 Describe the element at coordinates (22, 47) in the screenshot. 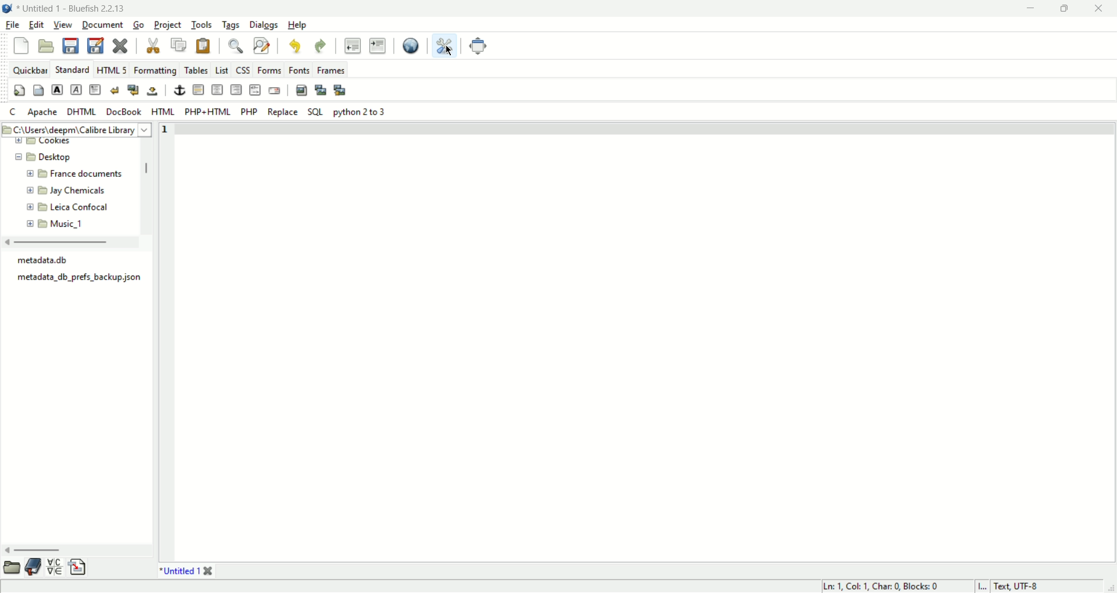

I see `new file` at that location.